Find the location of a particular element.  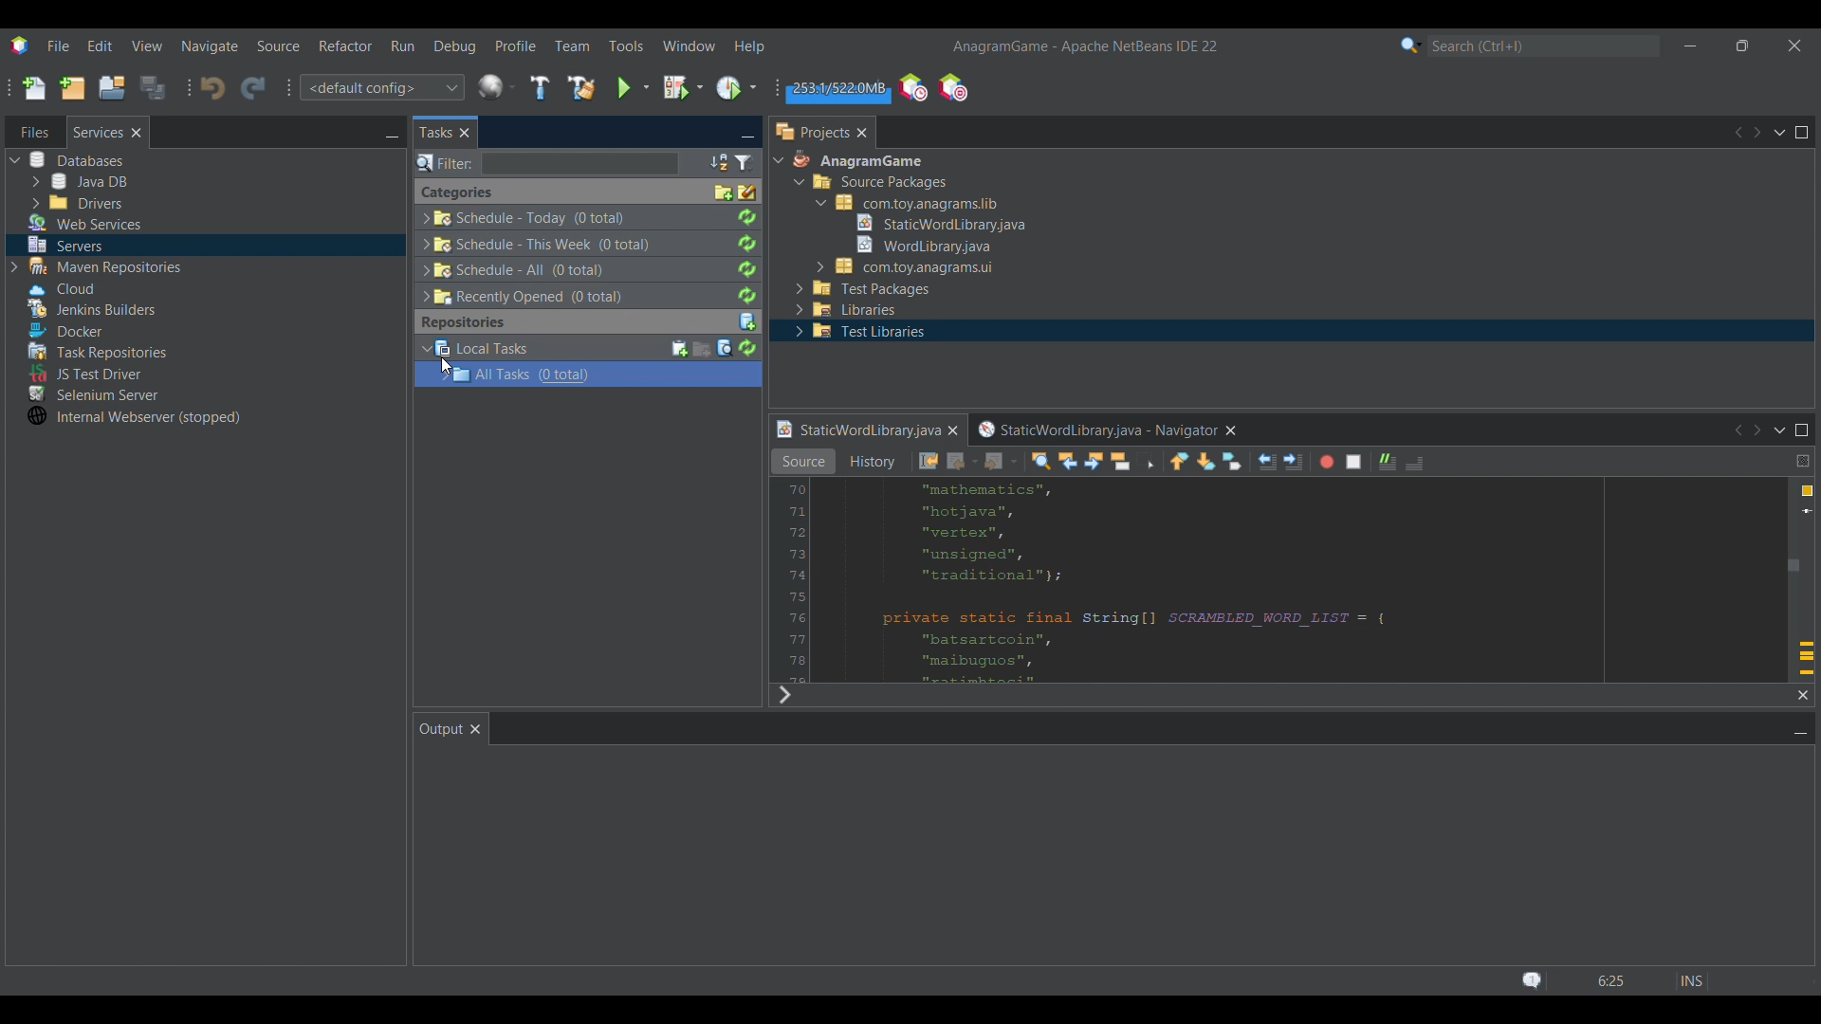

Navigate menu is located at coordinates (210, 46).